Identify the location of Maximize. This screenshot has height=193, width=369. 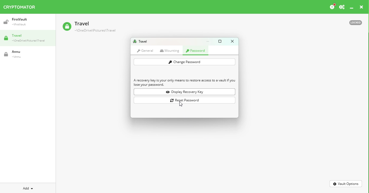
(221, 41).